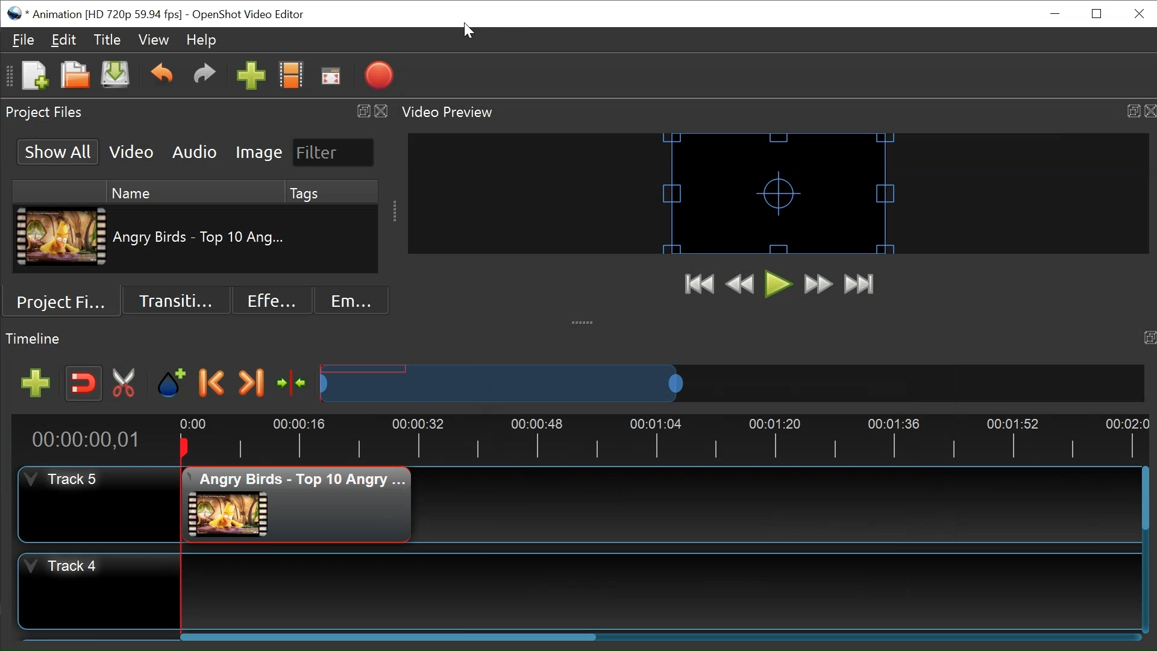 This screenshot has height=651, width=1157. What do you see at coordinates (330, 77) in the screenshot?
I see `Fullscreen` at bounding box center [330, 77].